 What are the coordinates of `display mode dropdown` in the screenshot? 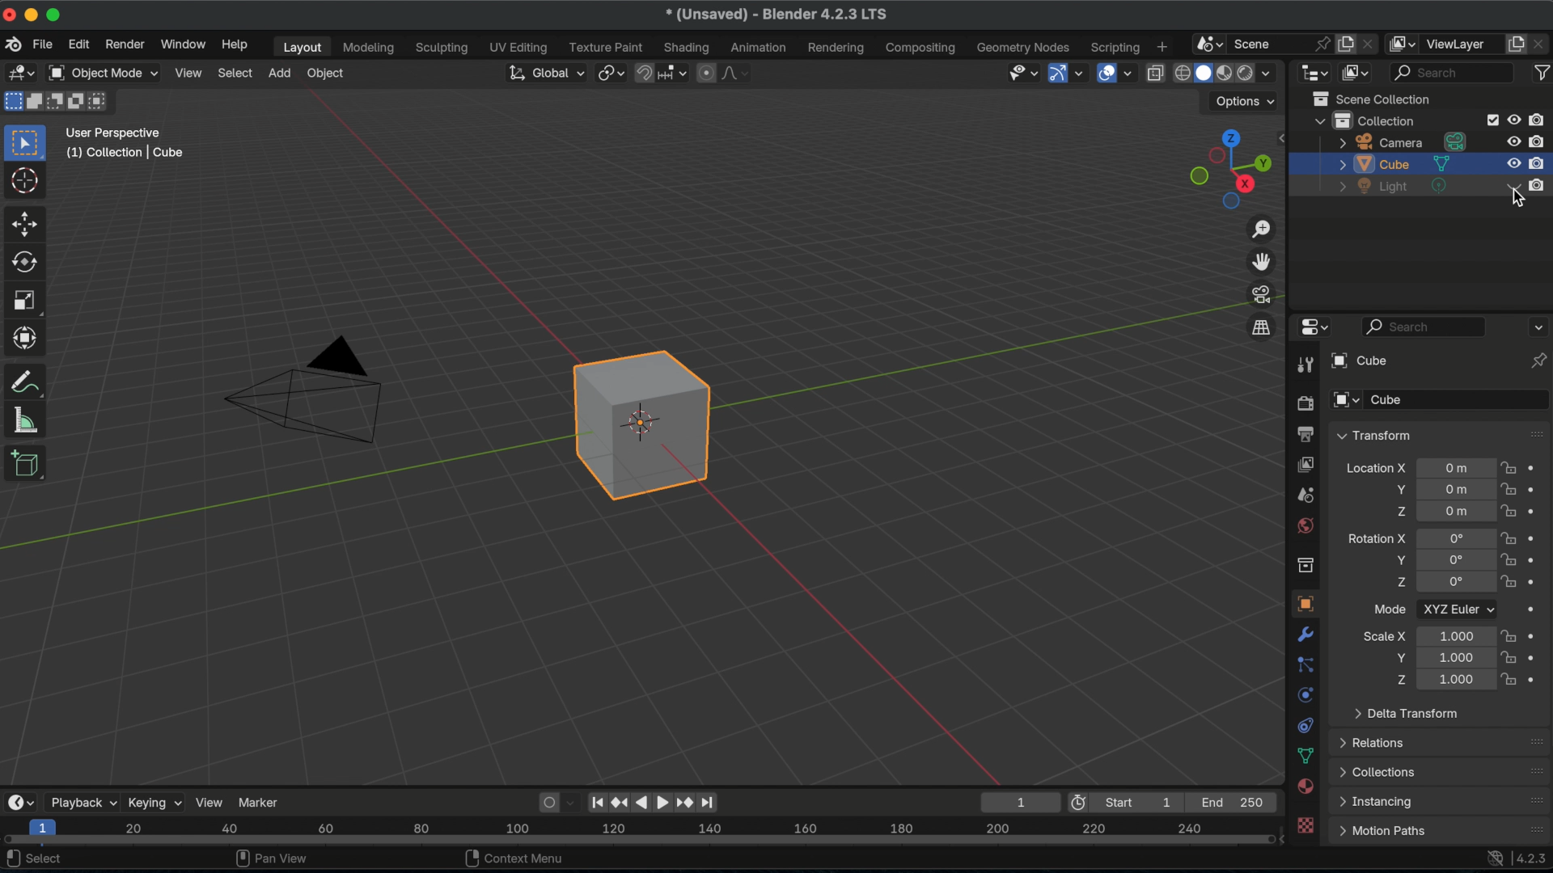 It's located at (1353, 73).